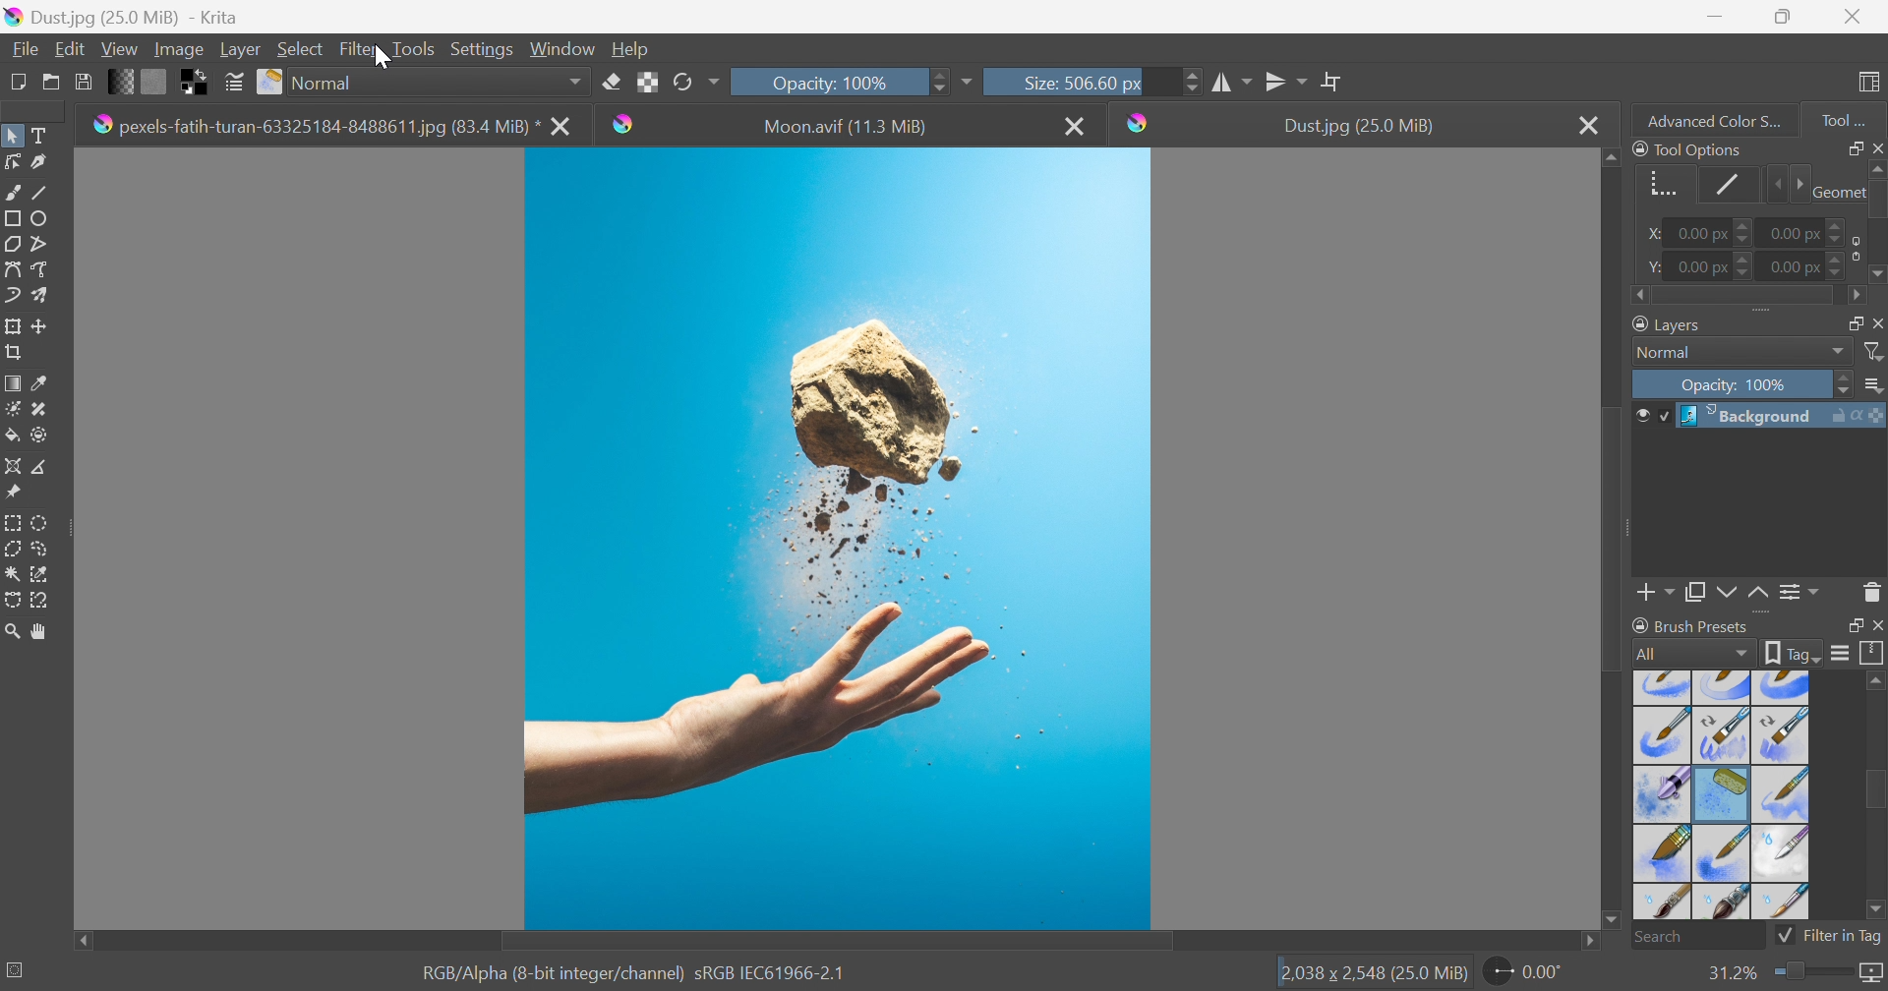  I want to click on Horizontal mirror tool, so click(1287, 79).